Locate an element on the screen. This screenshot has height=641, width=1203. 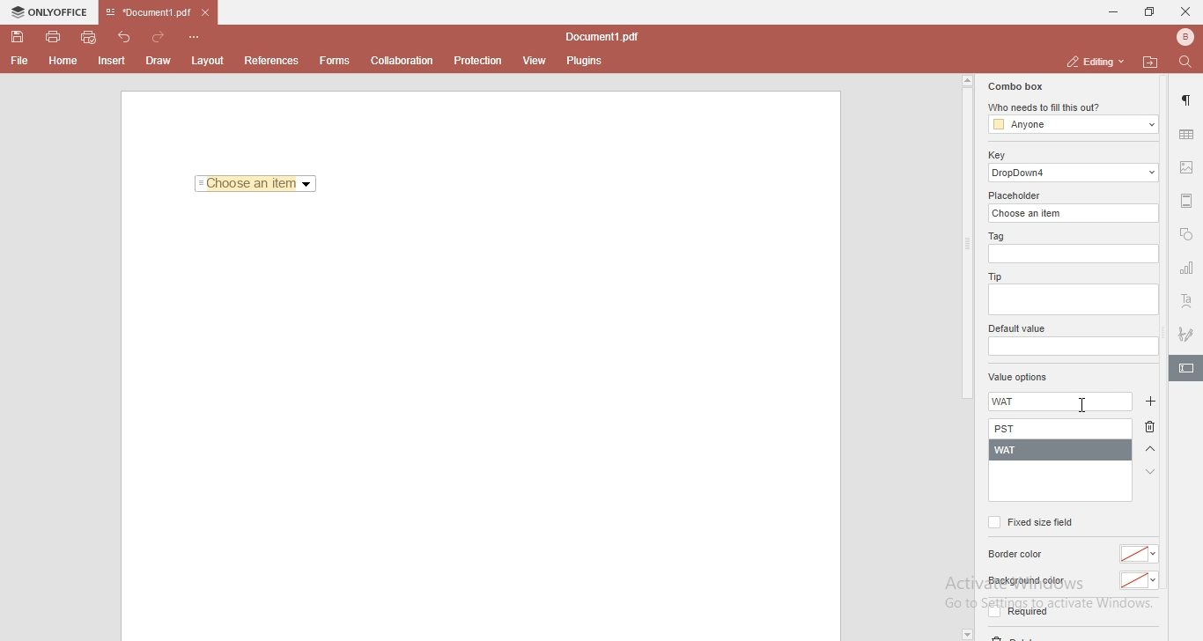
cursor is located at coordinates (1088, 404).